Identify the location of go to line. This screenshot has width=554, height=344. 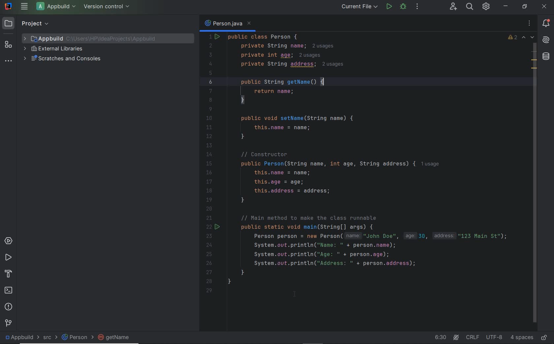
(441, 338).